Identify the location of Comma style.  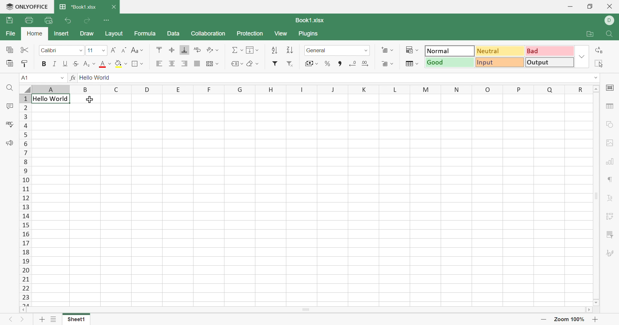
(339, 65).